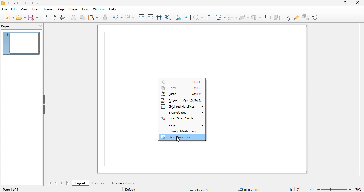  Describe the element at coordinates (67, 183) in the screenshot. I see `last page` at that location.